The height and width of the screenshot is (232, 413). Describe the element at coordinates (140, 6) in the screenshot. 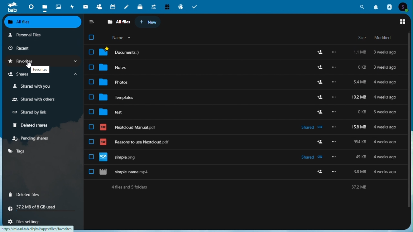

I see `deck` at that location.